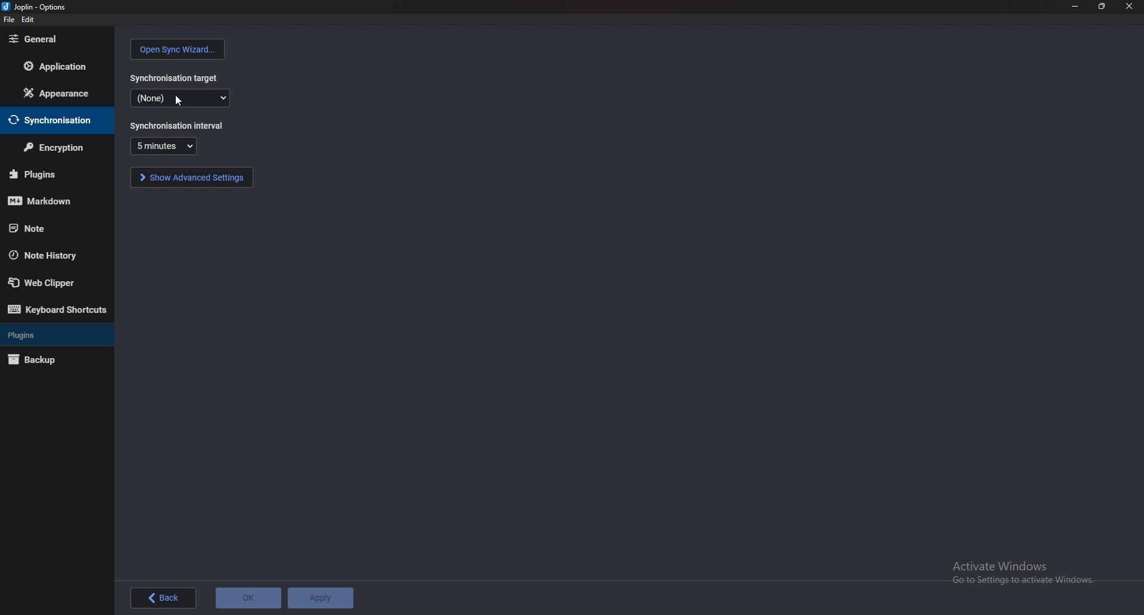  I want to click on Backup, so click(54, 359).